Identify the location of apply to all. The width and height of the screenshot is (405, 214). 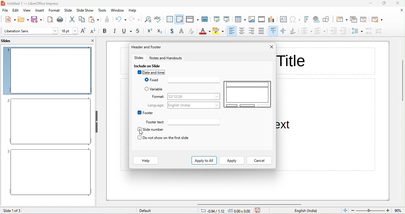
(204, 160).